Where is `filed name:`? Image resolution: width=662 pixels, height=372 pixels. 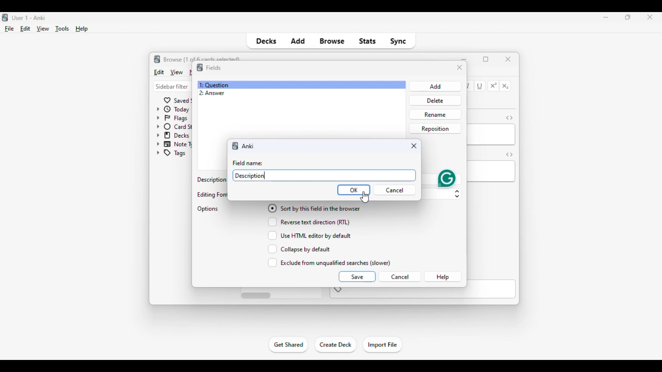
filed name: is located at coordinates (249, 163).